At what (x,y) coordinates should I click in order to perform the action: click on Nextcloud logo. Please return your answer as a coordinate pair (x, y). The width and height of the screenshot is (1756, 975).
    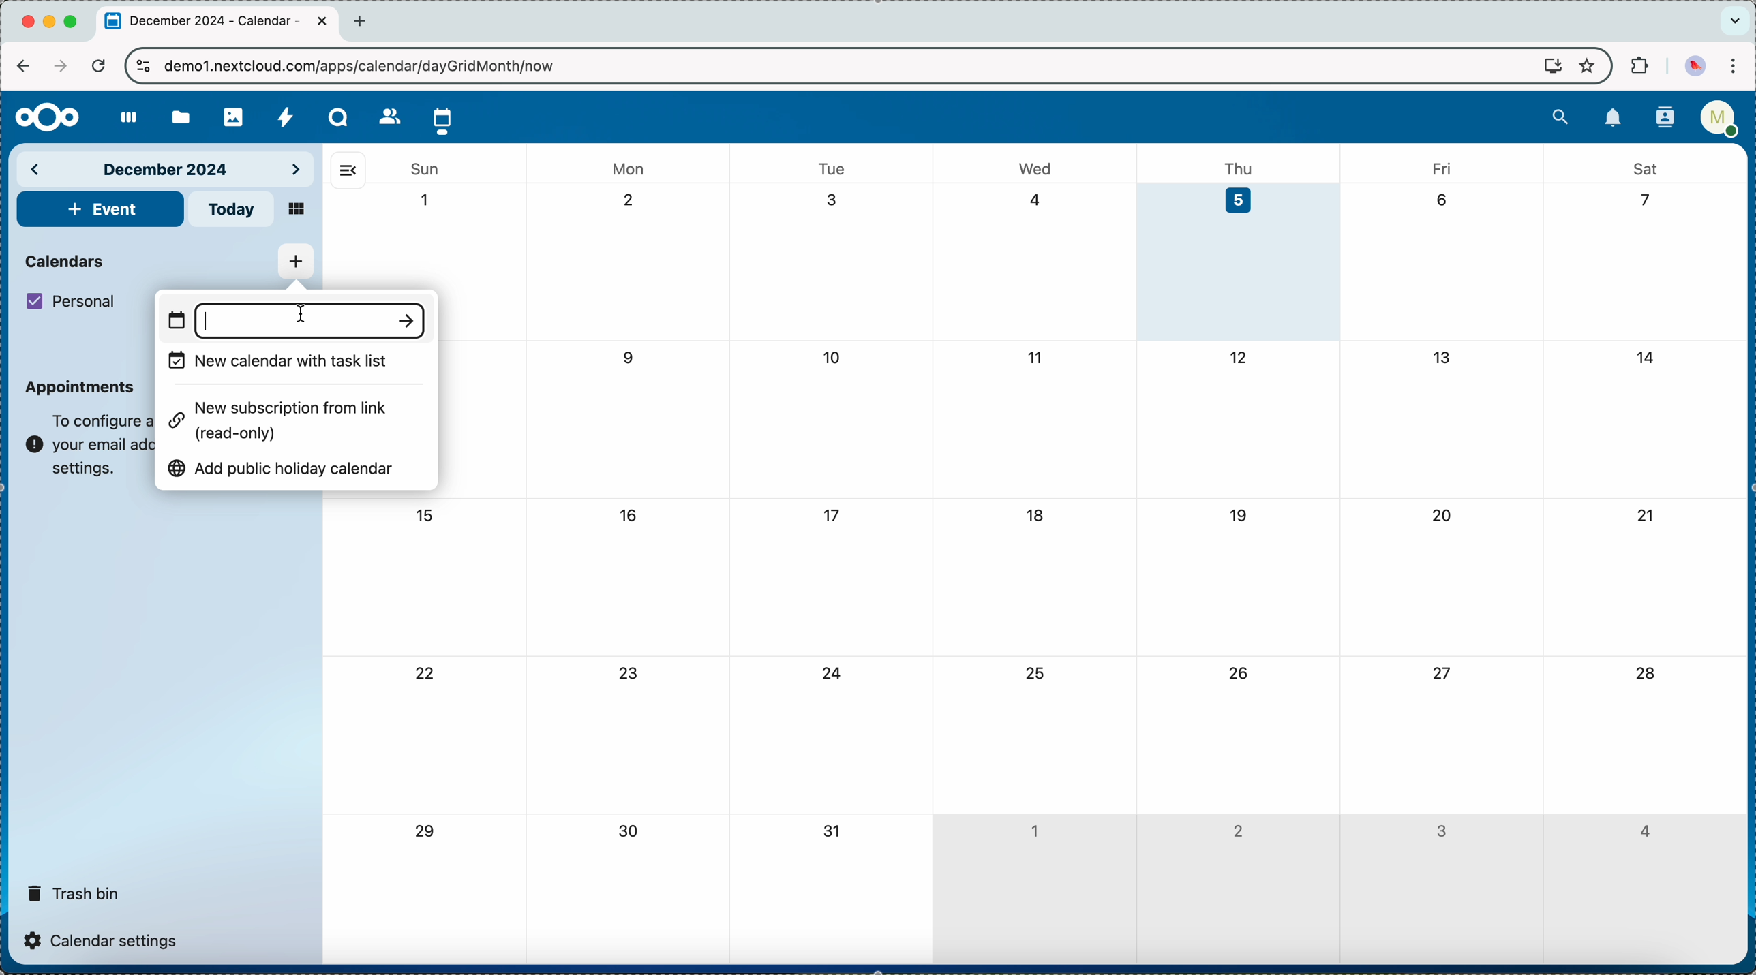
    Looking at the image, I should click on (42, 118).